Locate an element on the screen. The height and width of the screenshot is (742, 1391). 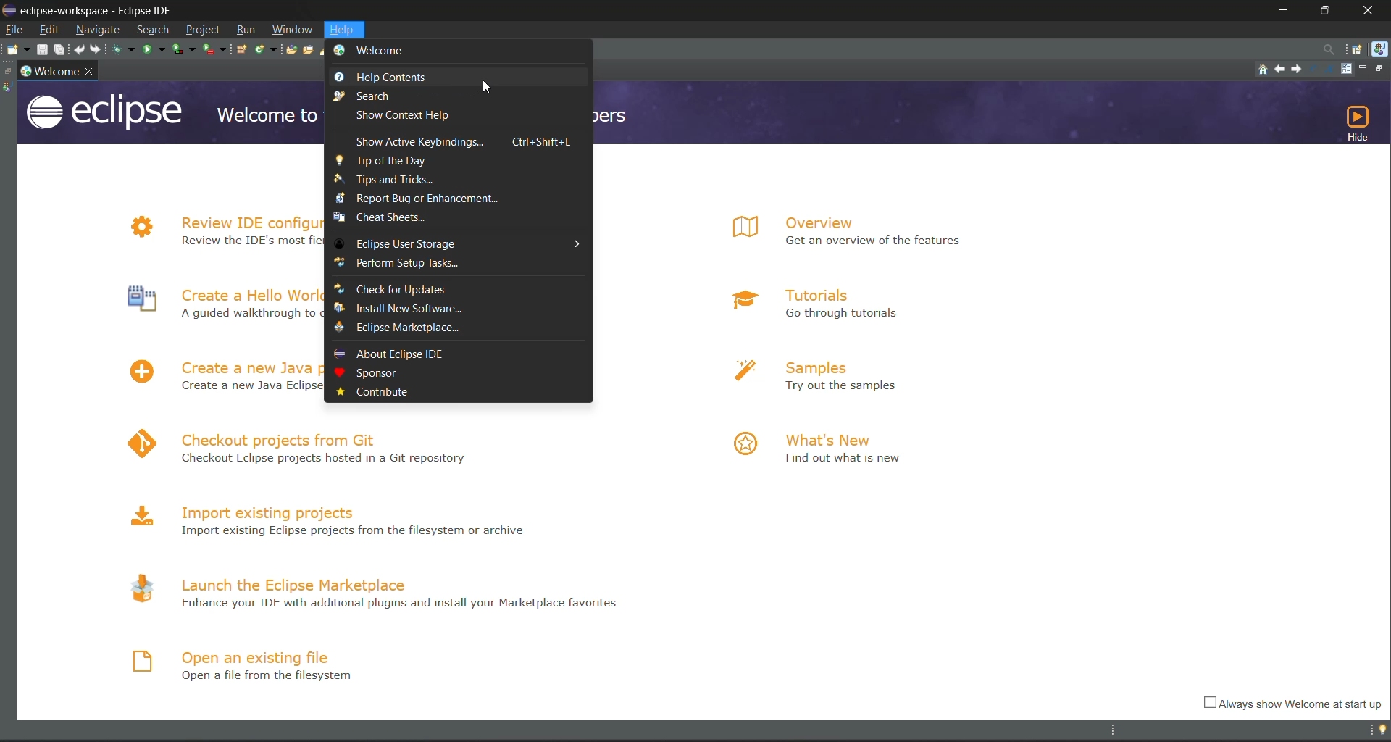
tip of the day is located at coordinates (1382, 730).